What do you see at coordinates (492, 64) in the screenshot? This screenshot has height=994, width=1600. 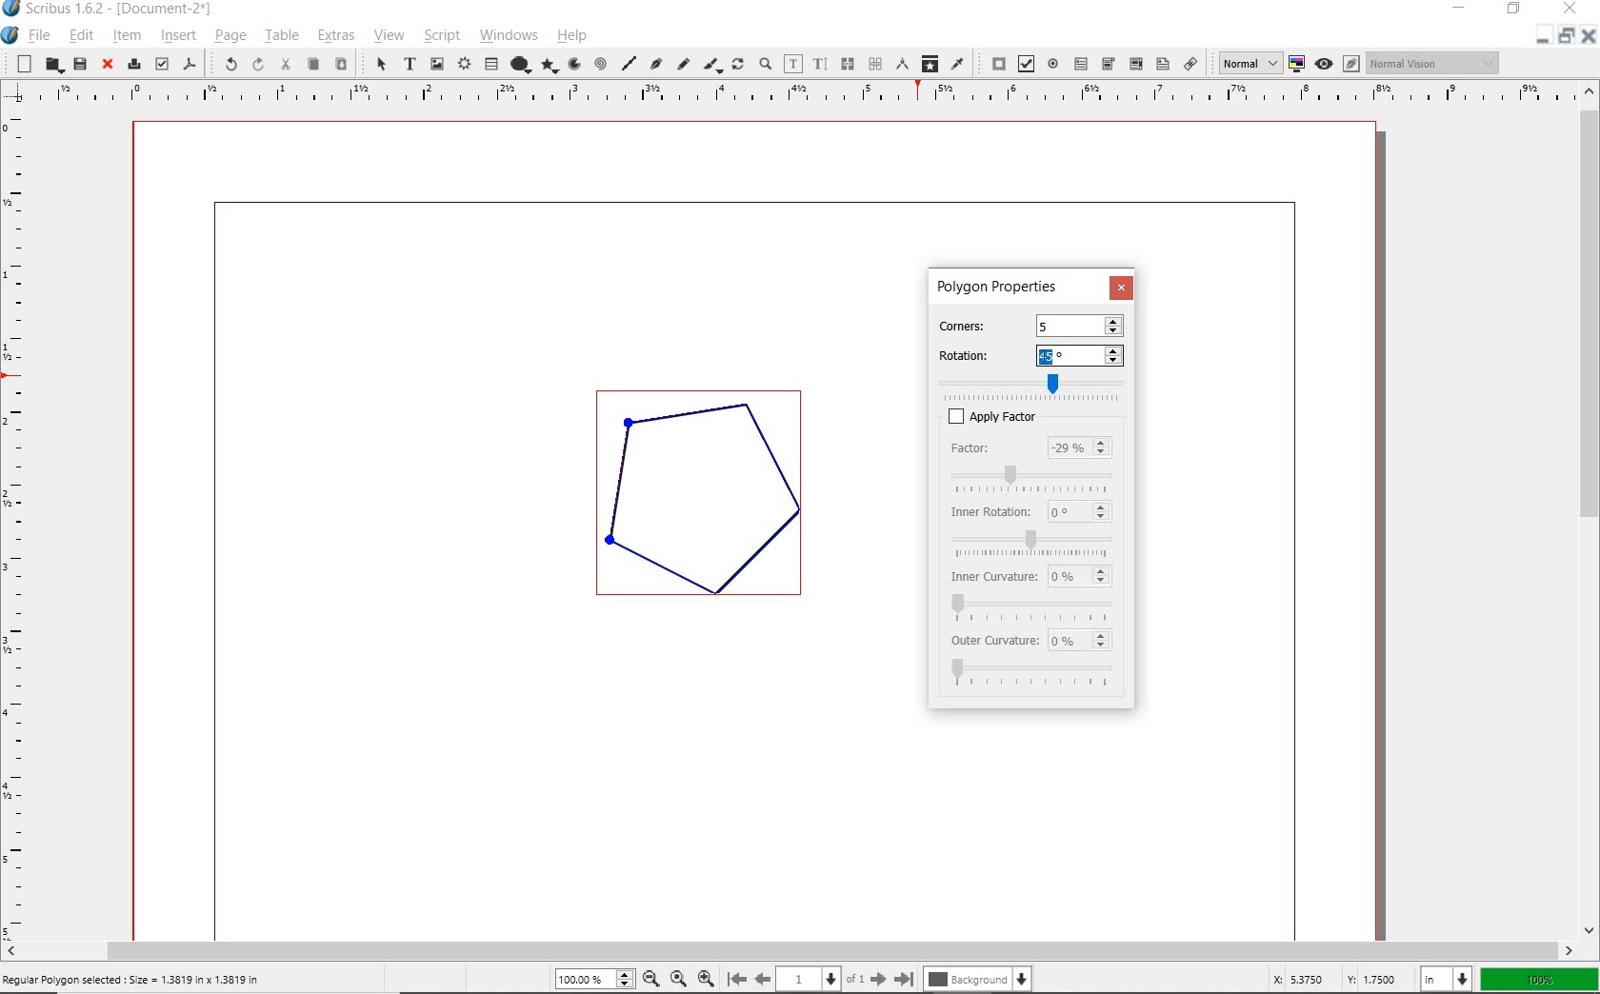 I see `table` at bounding box center [492, 64].